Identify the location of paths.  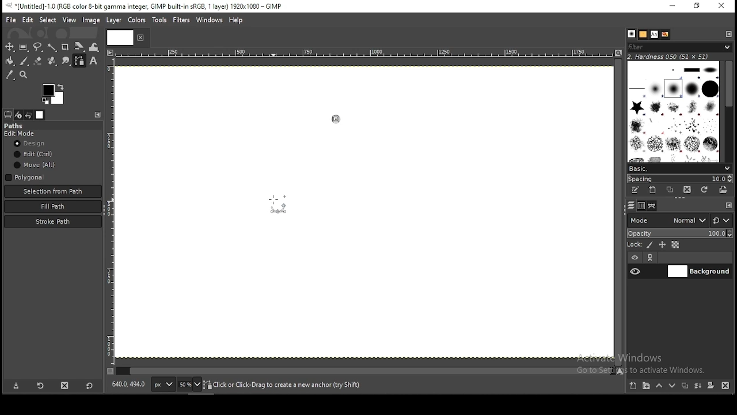
(652, 206).